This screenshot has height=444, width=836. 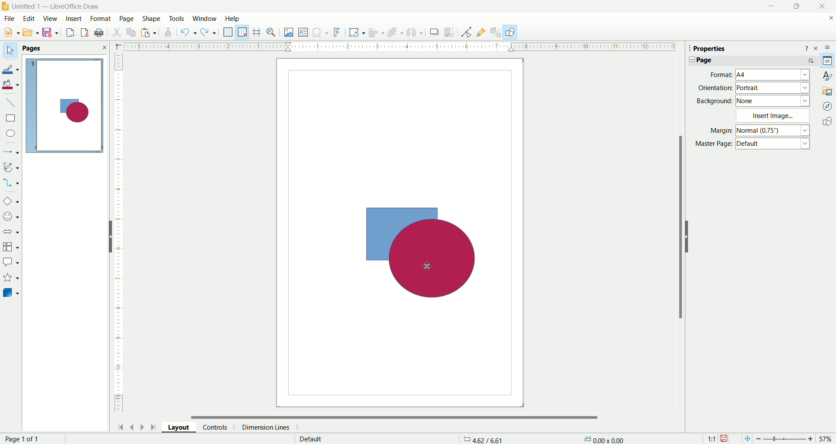 I want to click on align objects, so click(x=377, y=34).